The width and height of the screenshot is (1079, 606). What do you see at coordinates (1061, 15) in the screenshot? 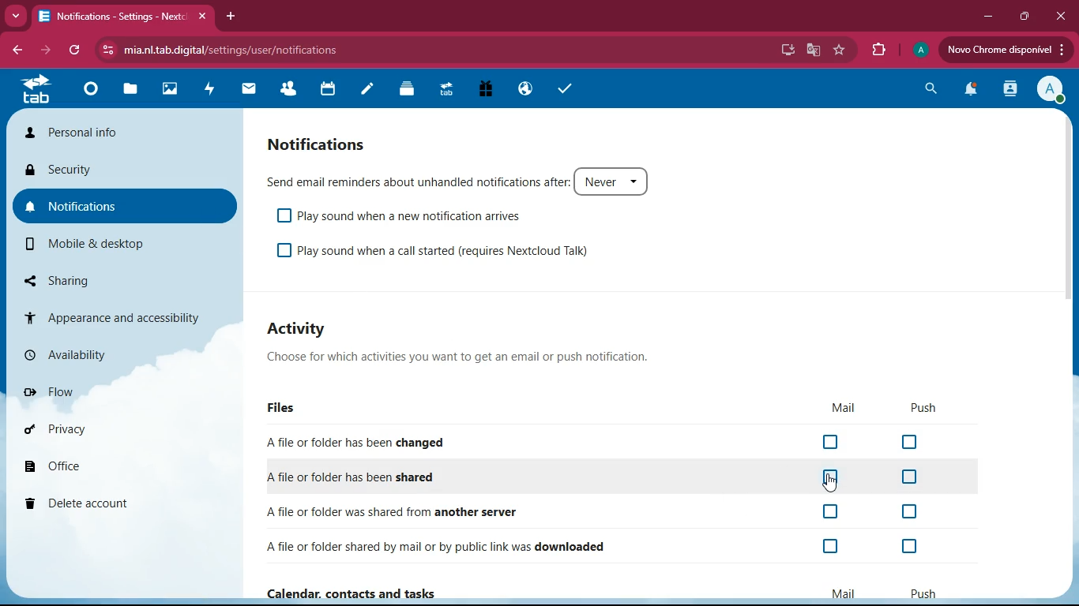
I see `close` at bounding box center [1061, 15].